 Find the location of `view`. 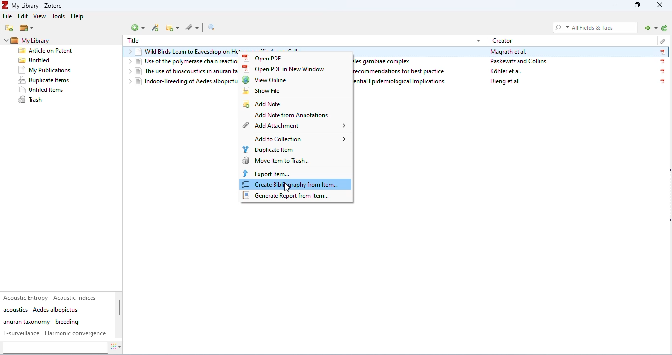

view is located at coordinates (41, 17).